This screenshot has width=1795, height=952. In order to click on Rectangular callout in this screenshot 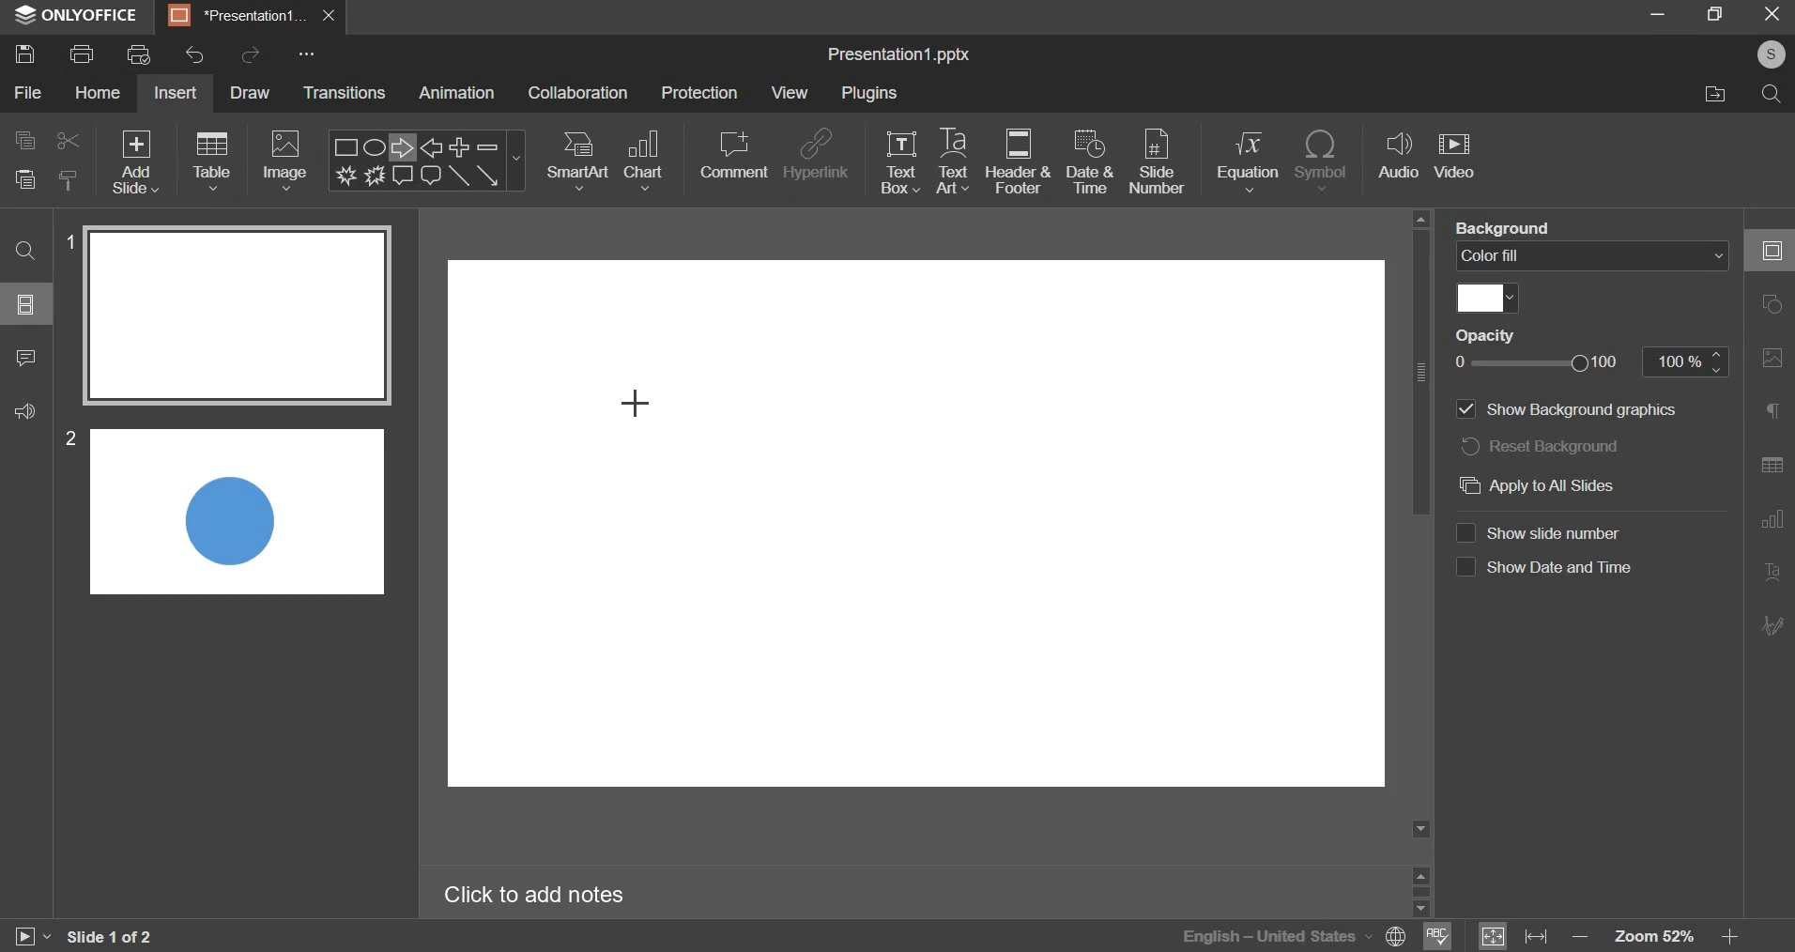, I will do `click(404, 176)`.